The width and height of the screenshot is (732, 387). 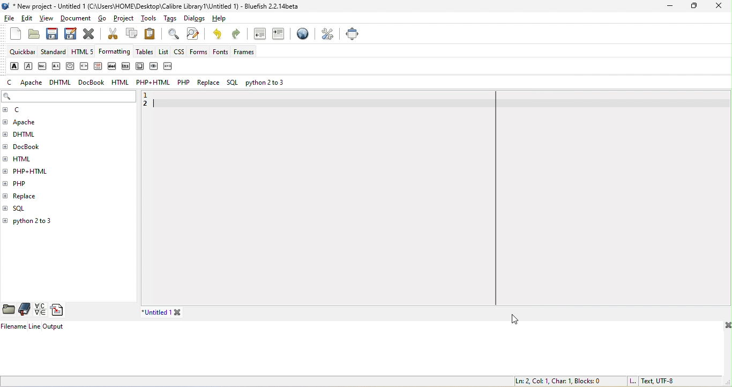 I want to click on php+html, so click(x=35, y=172).